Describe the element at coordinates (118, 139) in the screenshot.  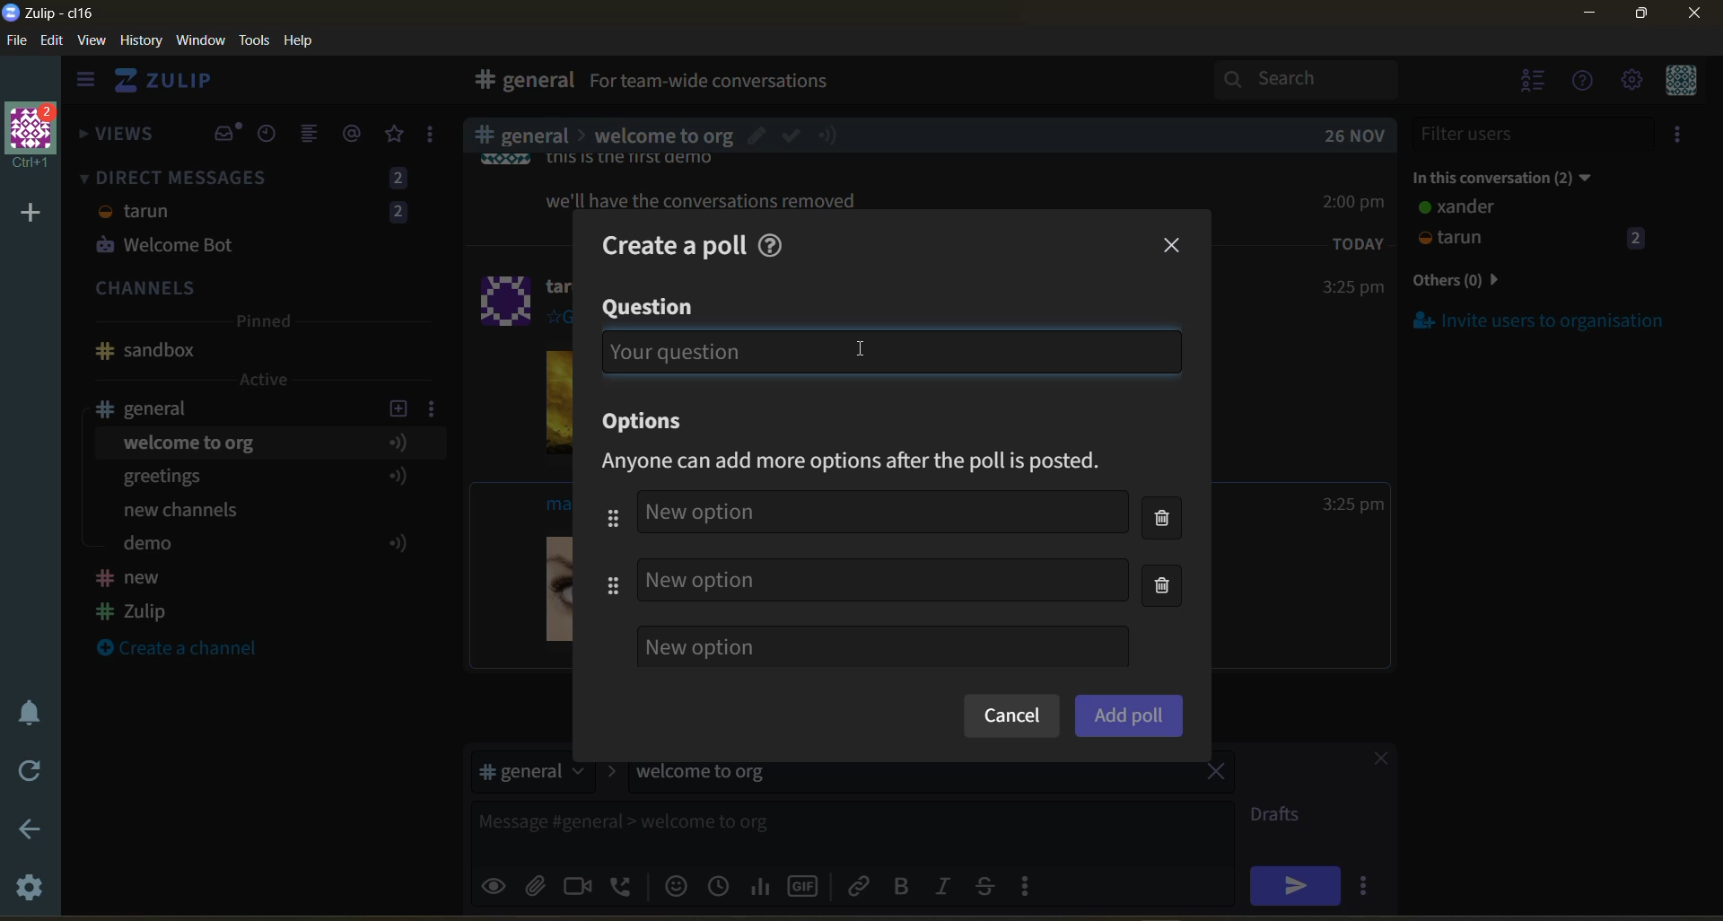
I see `views` at that location.